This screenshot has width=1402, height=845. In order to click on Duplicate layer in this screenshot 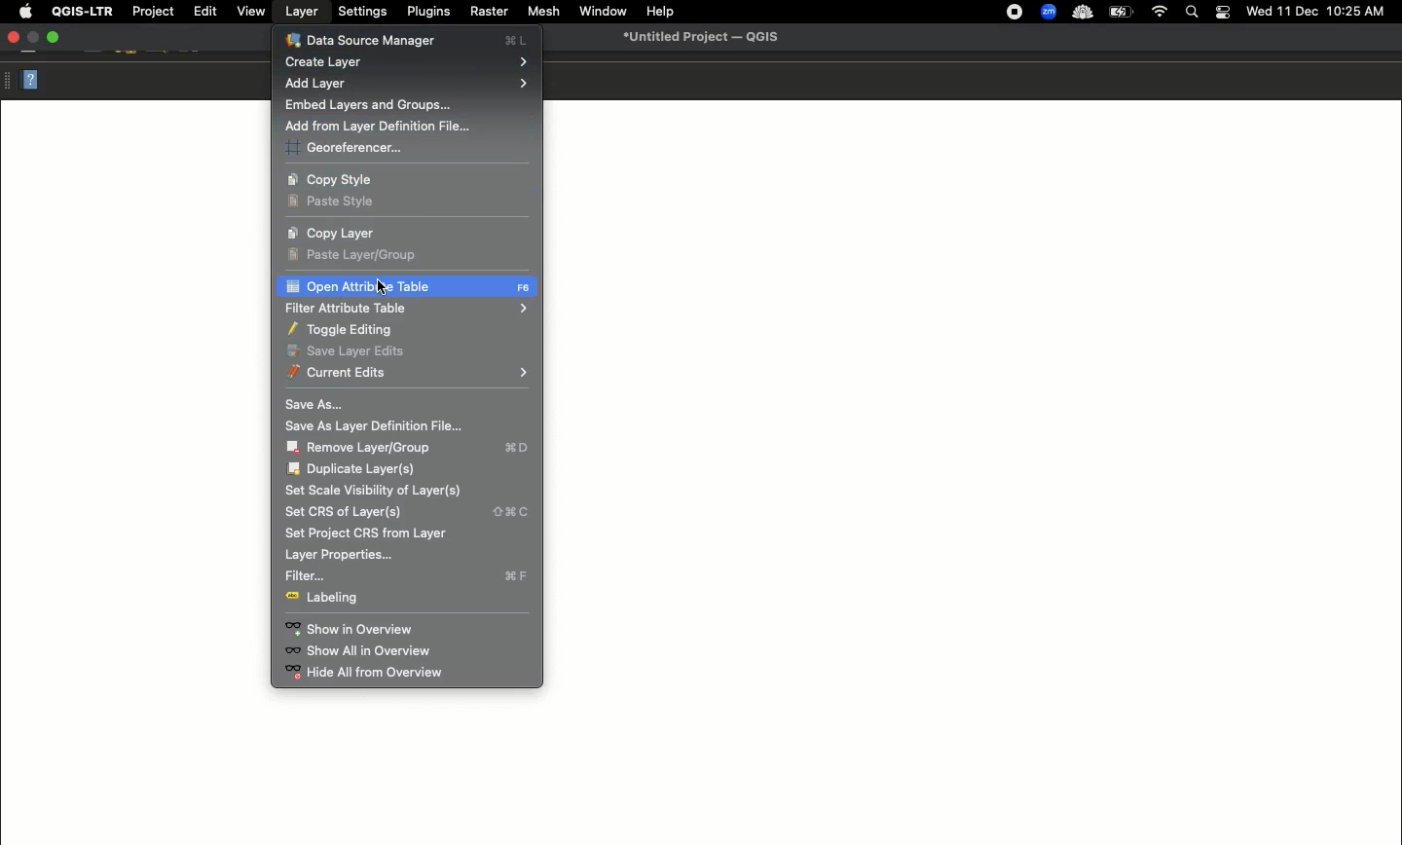, I will do `click(354, 469)`.